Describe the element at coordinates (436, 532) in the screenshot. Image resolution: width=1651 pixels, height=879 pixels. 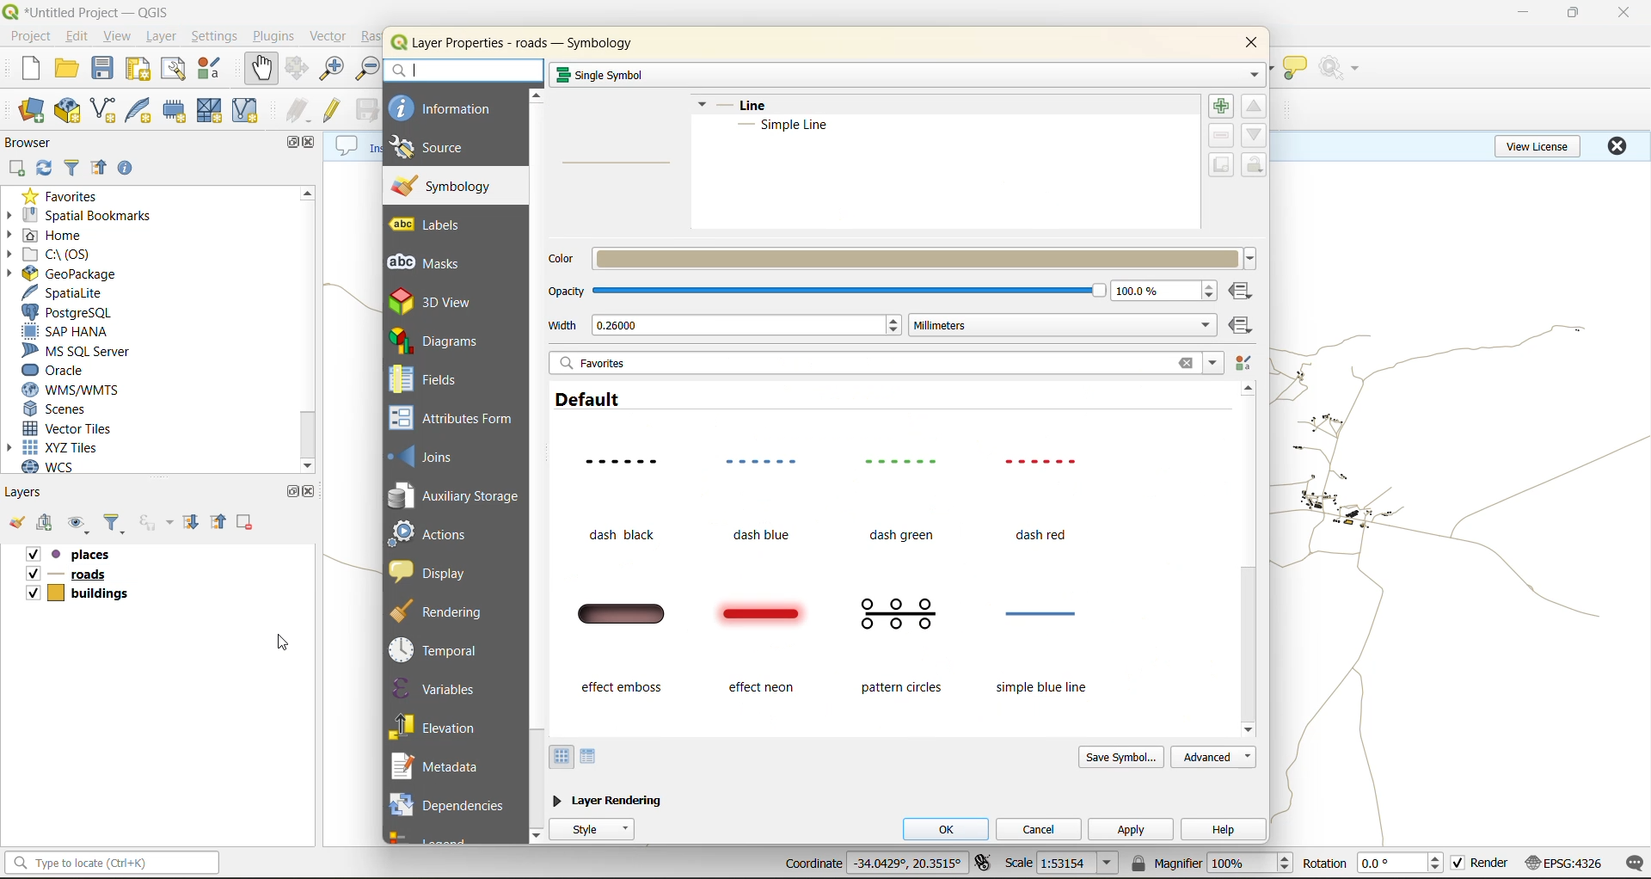
I see `actions` at that location.